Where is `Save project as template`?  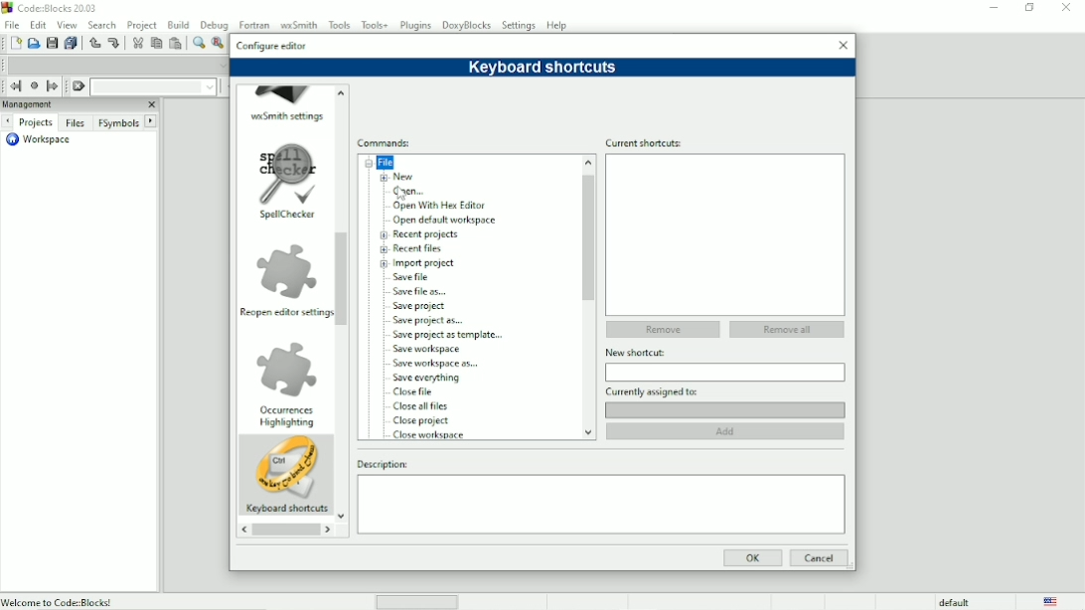
Save project as template is located at coordinates (453, 335).